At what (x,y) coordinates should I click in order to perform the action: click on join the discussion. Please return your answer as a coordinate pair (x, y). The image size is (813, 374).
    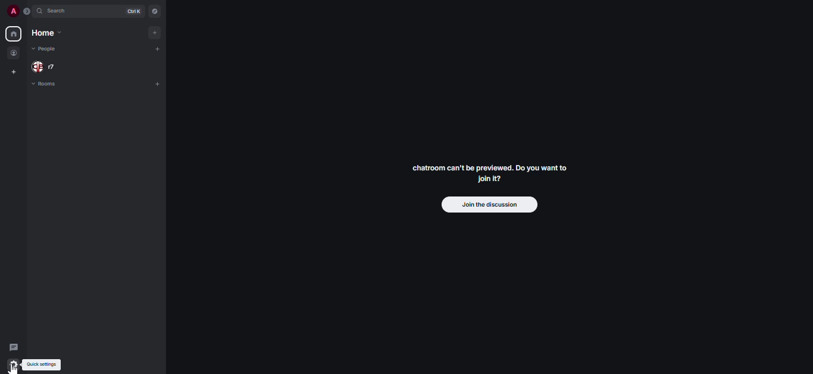
    Looking at the image, I should click on (488, 205).